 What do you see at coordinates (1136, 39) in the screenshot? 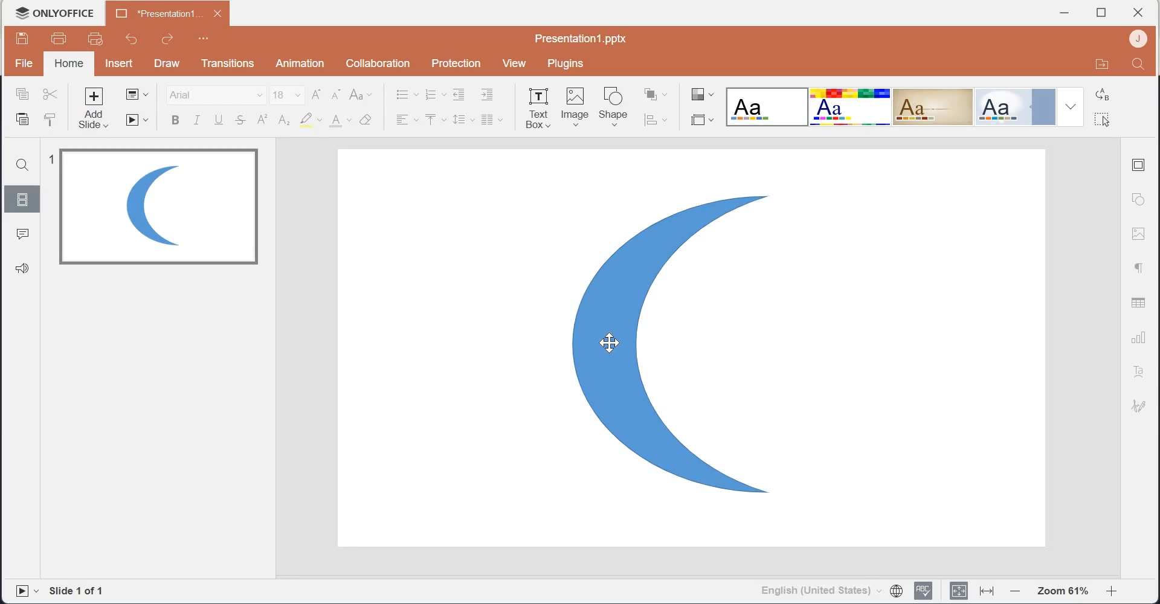
I see `Account` at bounding box center [1136, 39].